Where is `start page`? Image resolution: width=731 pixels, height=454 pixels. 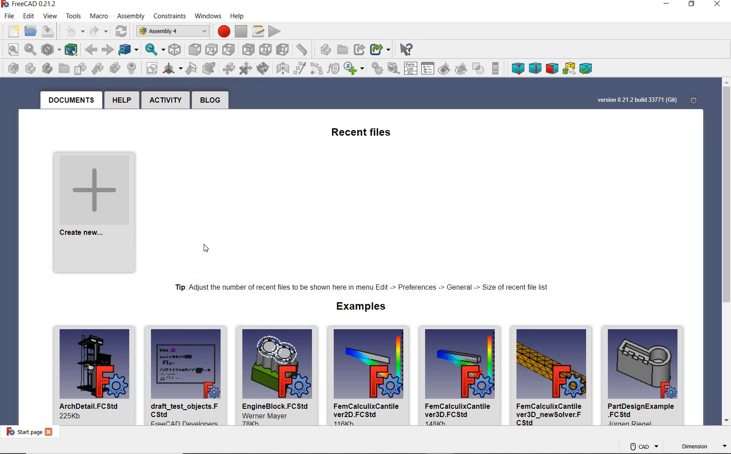
start page is located at coordinates (23, 433).